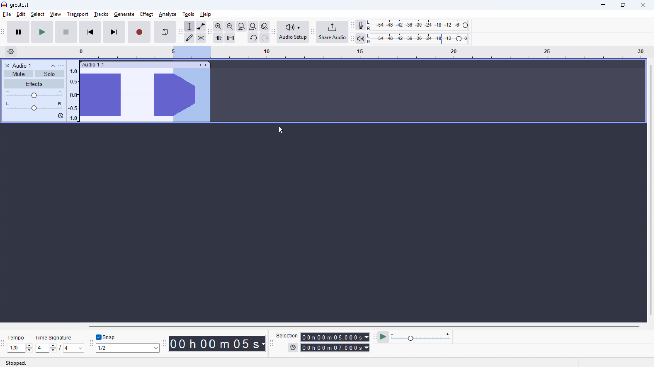 The image size is (654, 367). I want to click on Recording metre , so click(360, 25).